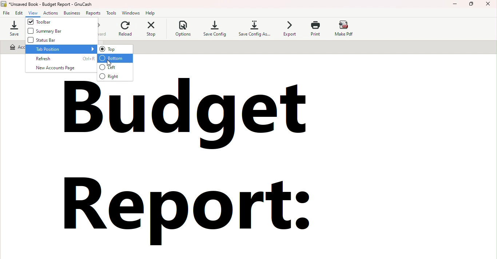 This screenshot has height=259, width=497. I want to click on Maximize, so click(472, 6).